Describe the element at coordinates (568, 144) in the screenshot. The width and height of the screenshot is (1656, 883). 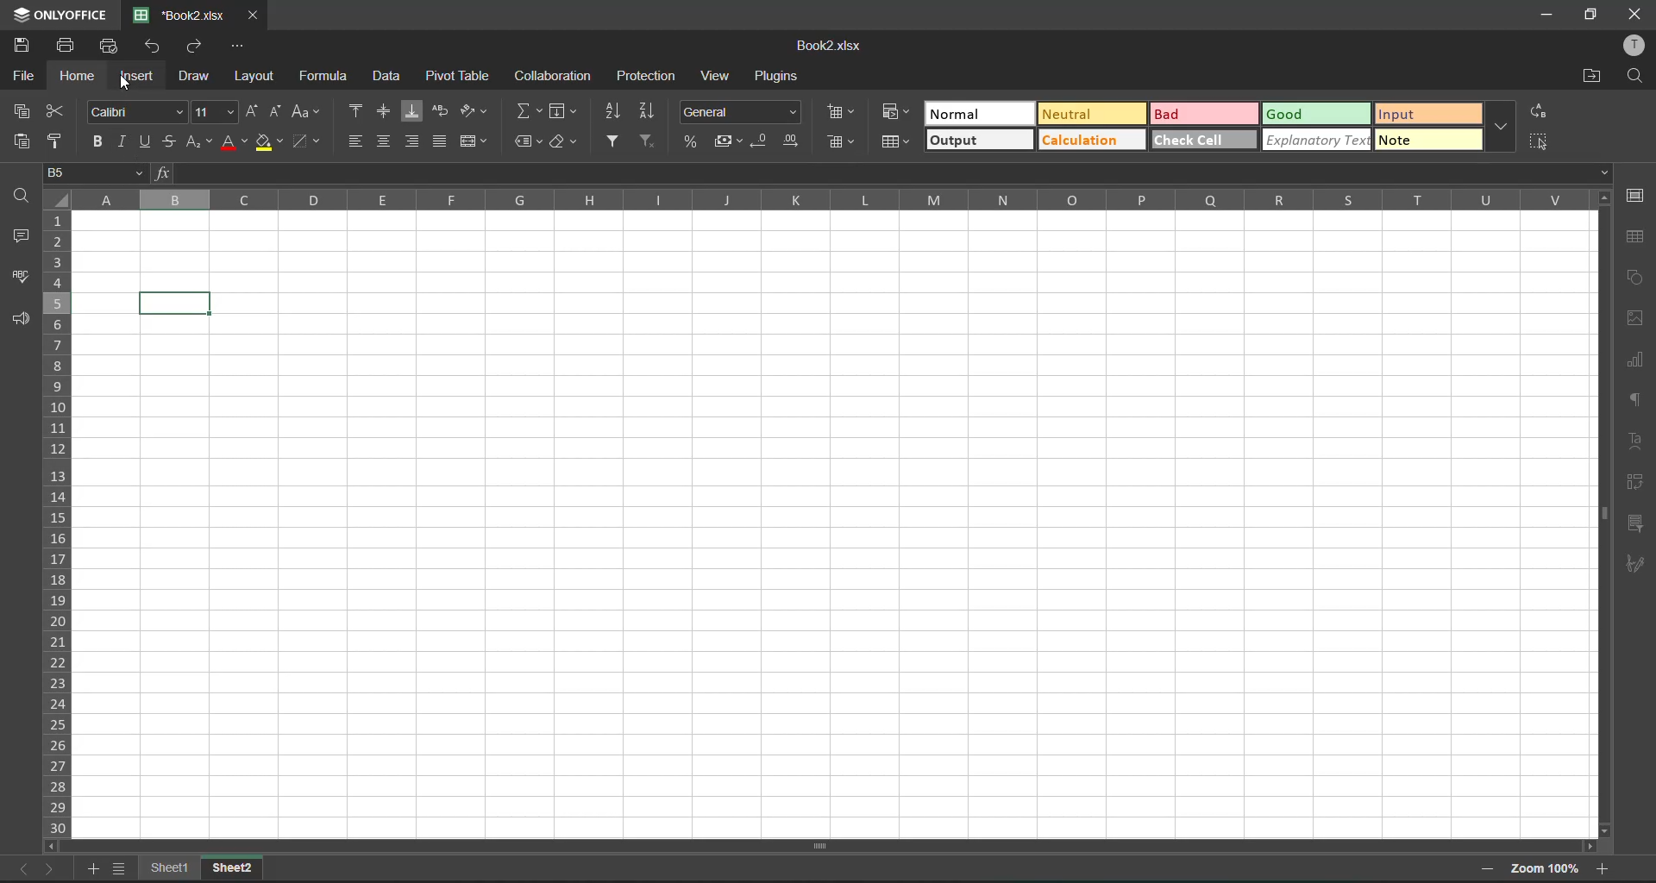
I see `clear ` at that location.